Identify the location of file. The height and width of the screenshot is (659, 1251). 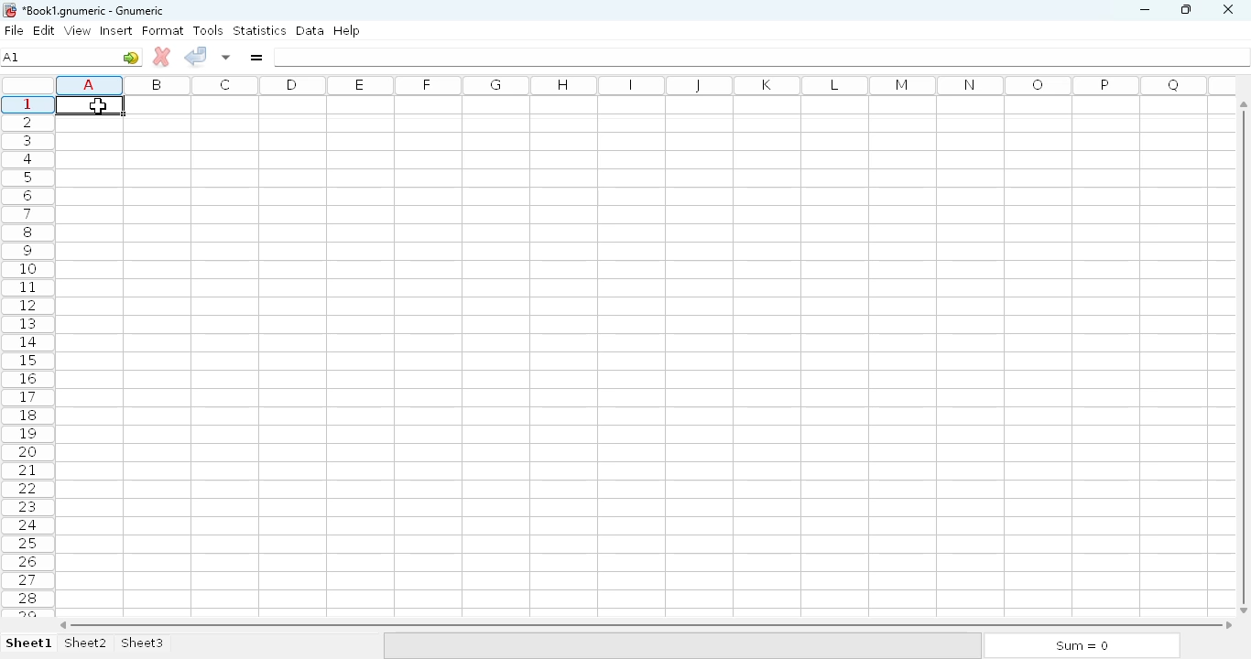
(14, 30).